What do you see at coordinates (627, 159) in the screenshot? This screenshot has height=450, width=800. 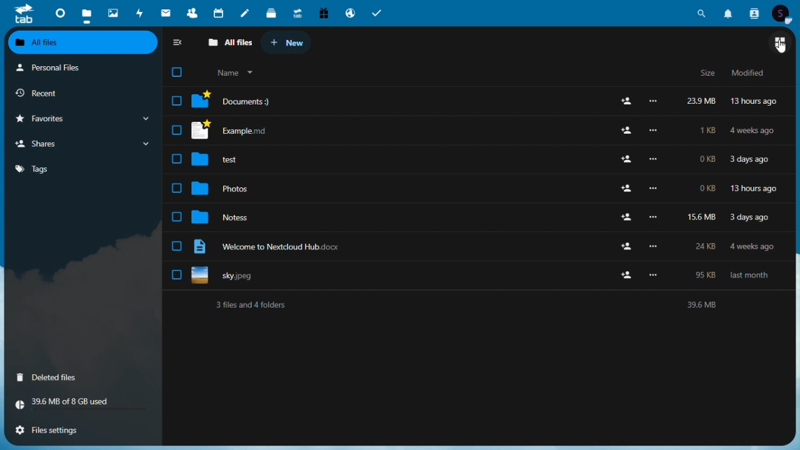 I see `add user` at bounding box center [627, 159].